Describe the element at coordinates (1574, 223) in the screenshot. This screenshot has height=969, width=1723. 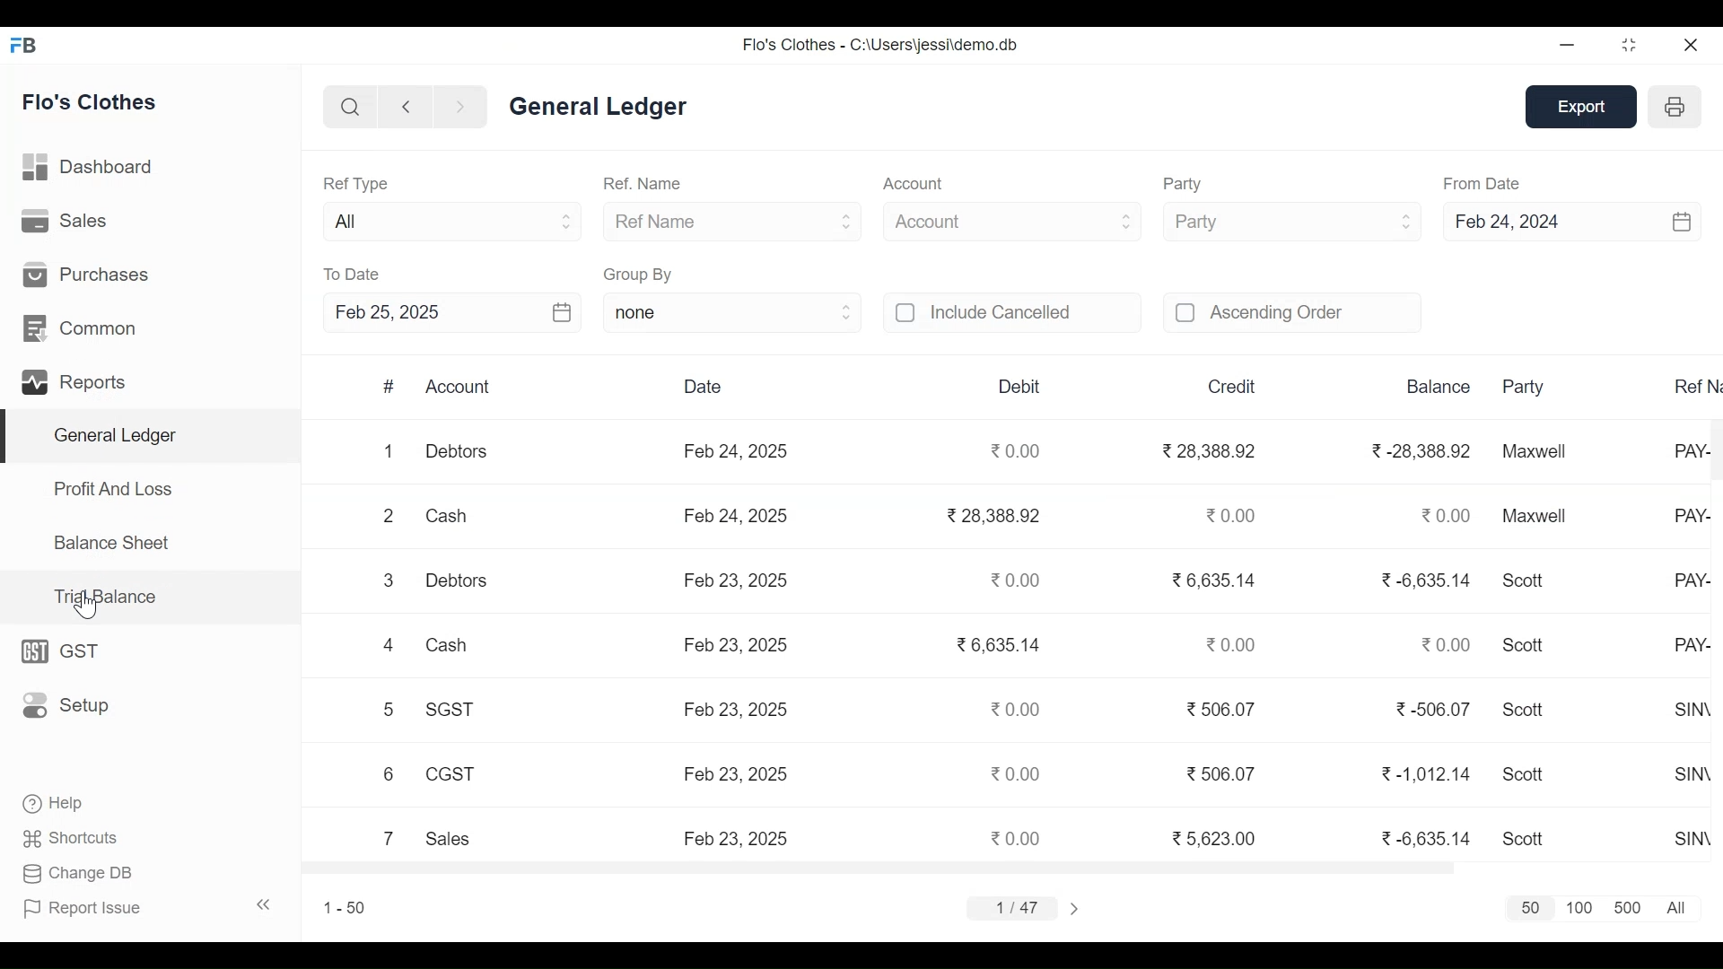
I see `Feb 24, 2024` at that location.